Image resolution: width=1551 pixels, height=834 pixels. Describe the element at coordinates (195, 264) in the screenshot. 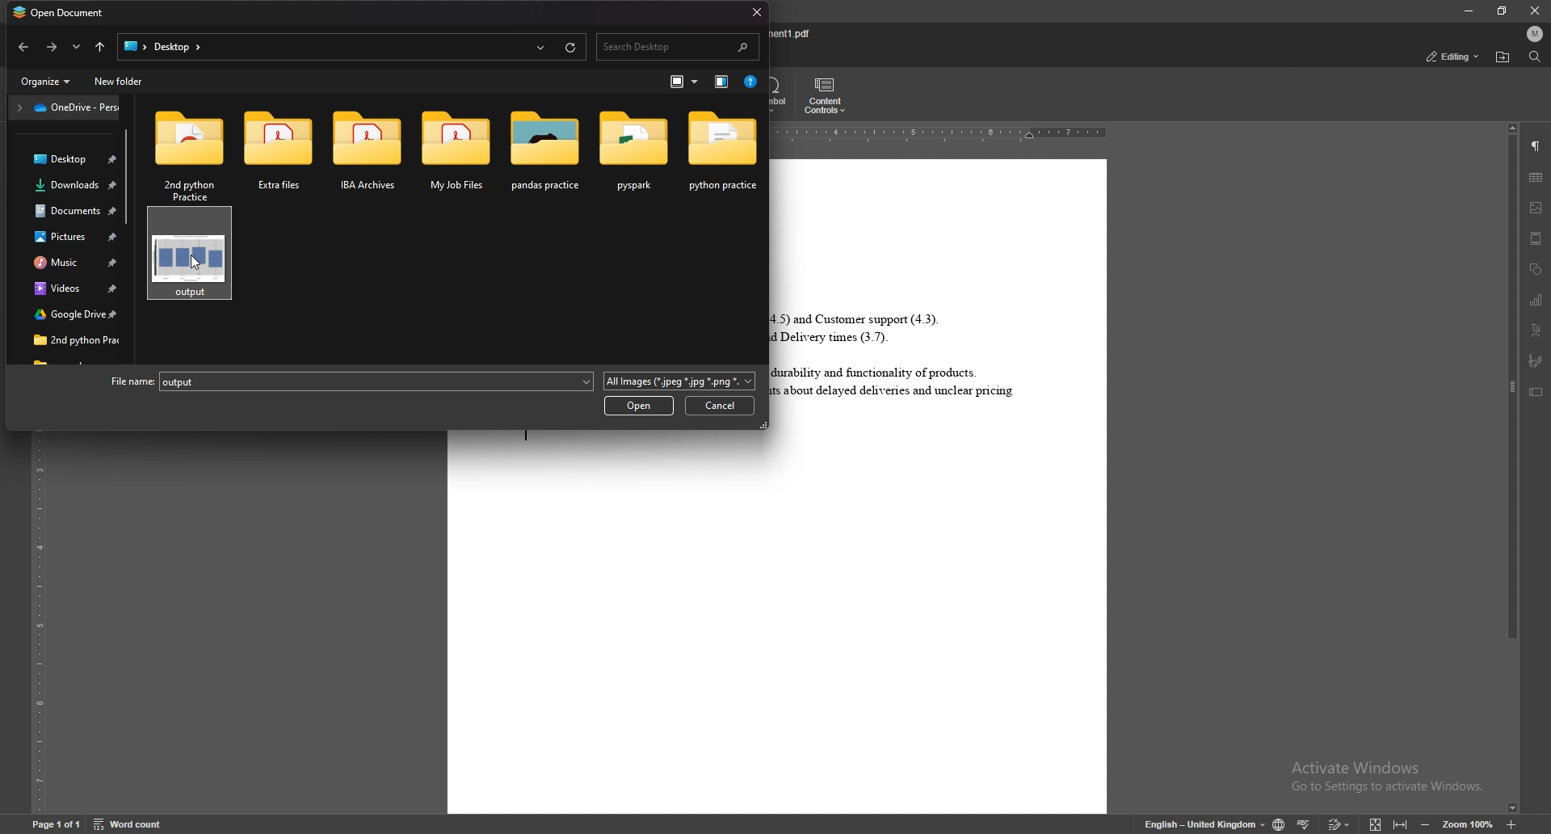

I see `cursor` at that location.